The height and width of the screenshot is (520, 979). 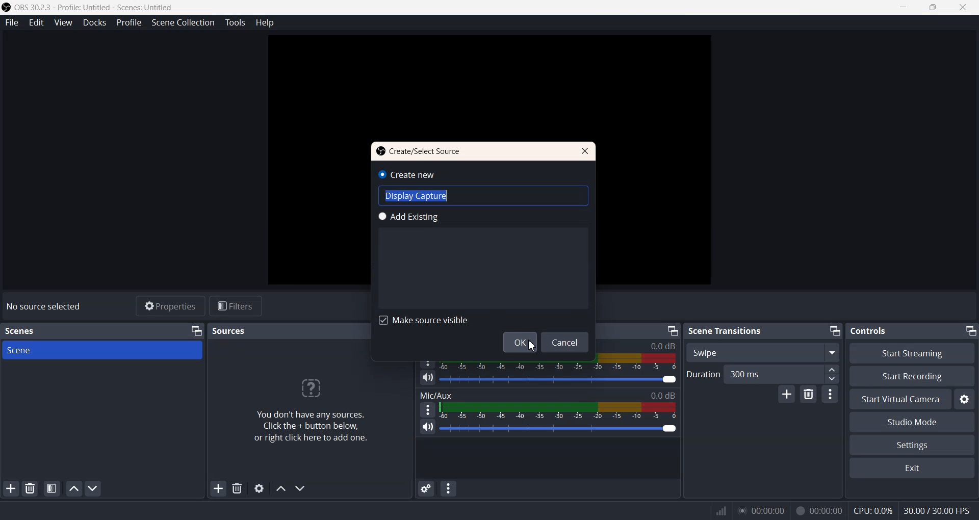 I want to click on Cursor, so click(x=531, y=345).